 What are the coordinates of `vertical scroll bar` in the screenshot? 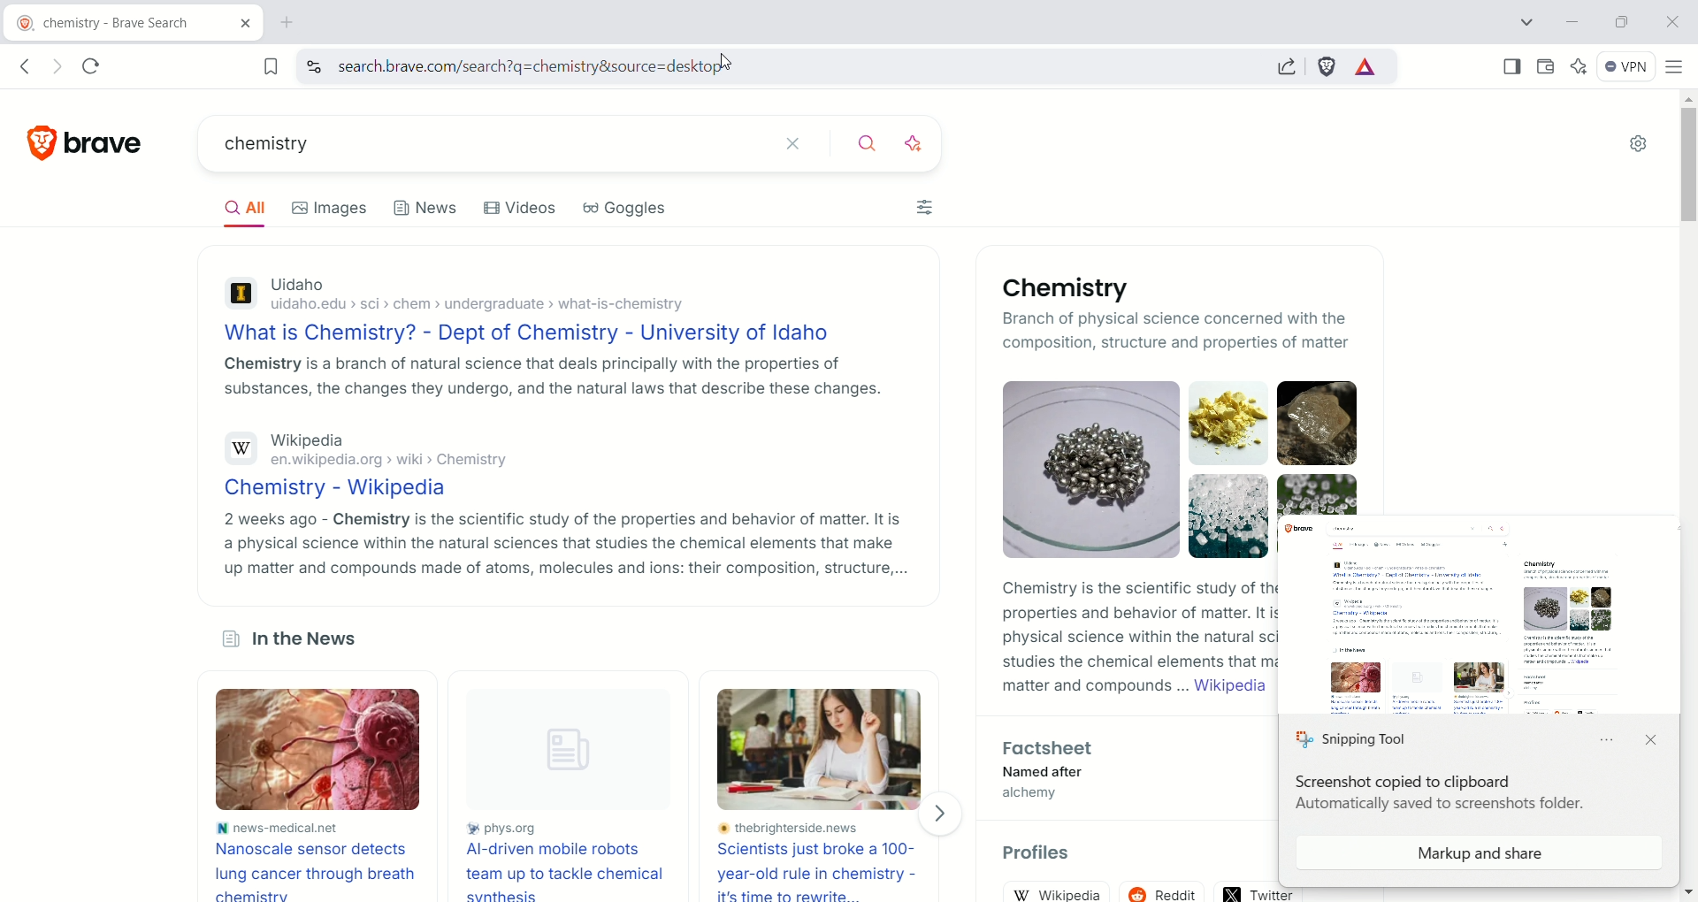 It's located at (1684, 477).